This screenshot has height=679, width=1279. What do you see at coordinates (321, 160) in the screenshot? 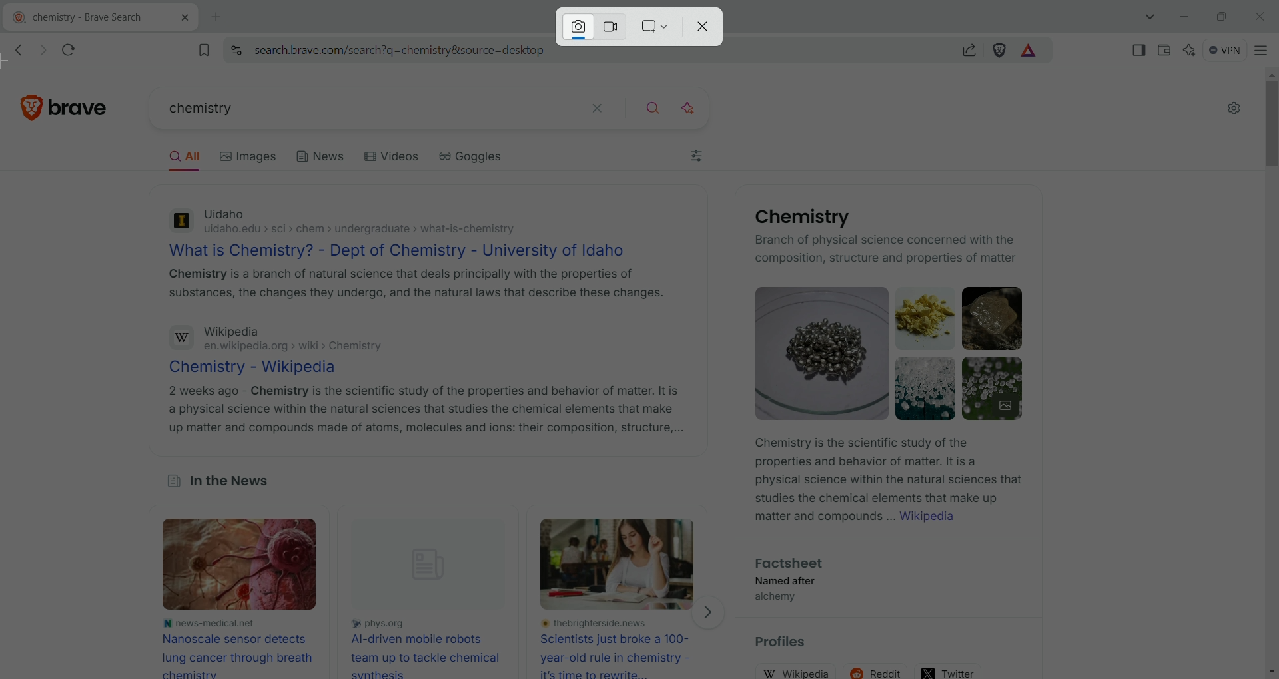
I see `News` at bounding box center [321, 160].